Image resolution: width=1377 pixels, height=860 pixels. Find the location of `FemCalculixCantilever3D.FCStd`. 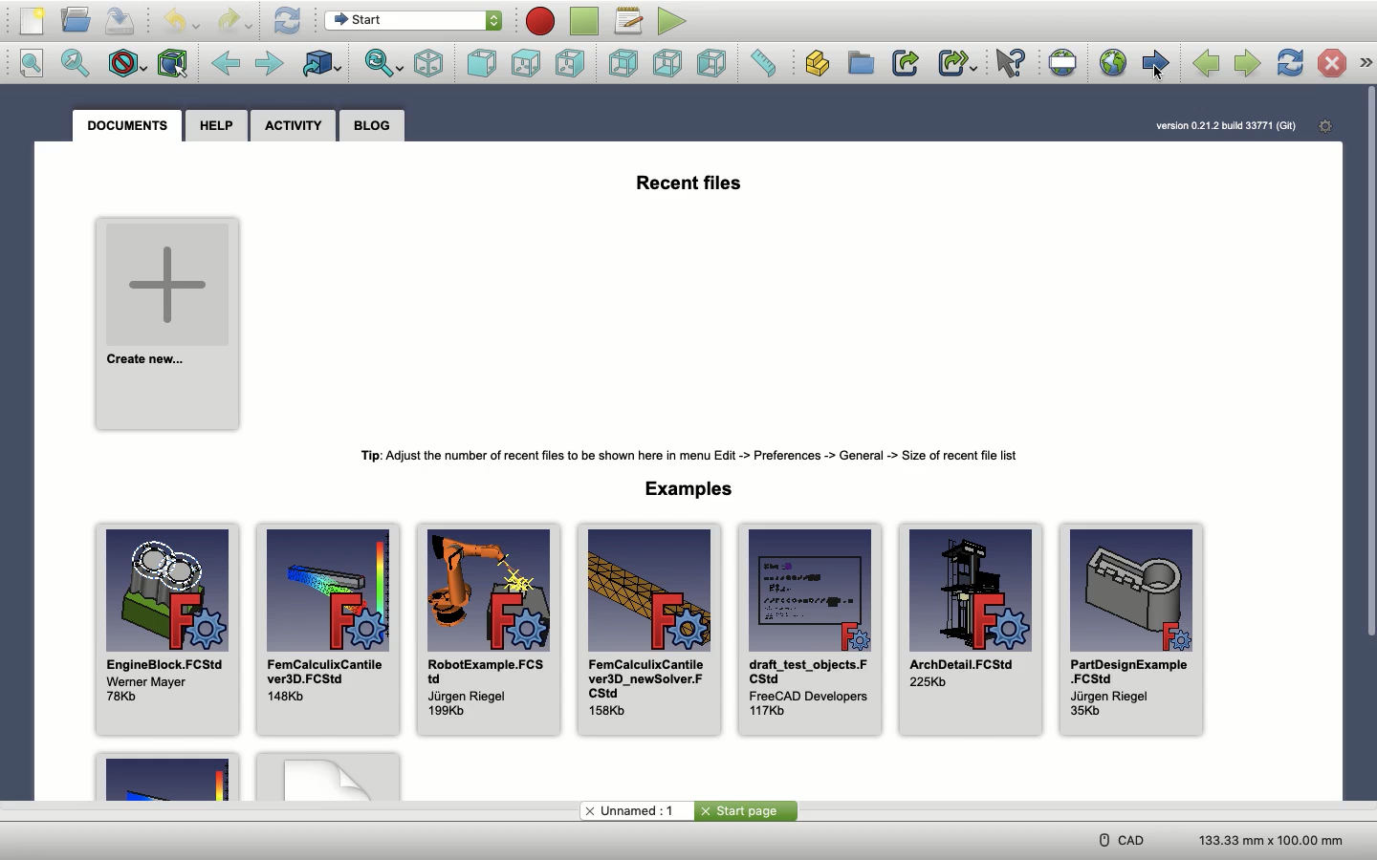

FemCalculixCantilever3D.FCStd is located at coordinates (327, 629).